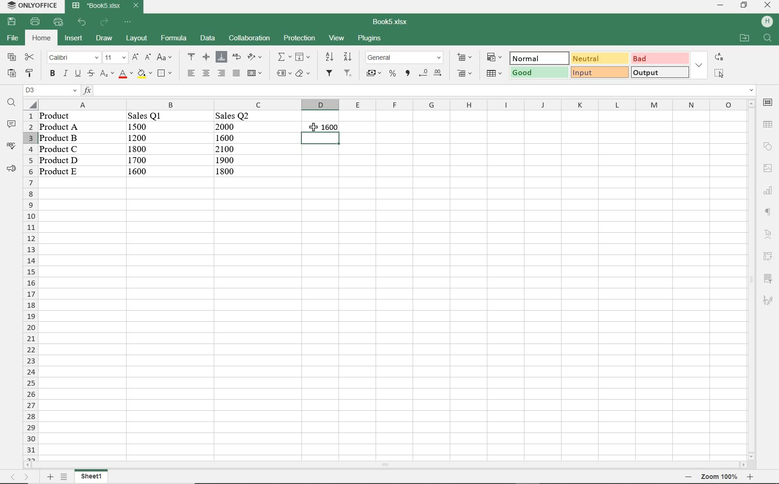 This screenshot has width=779, height=484. Describe the element at coordinates (720, 58) in the screenshot. I see `replace` at that location.